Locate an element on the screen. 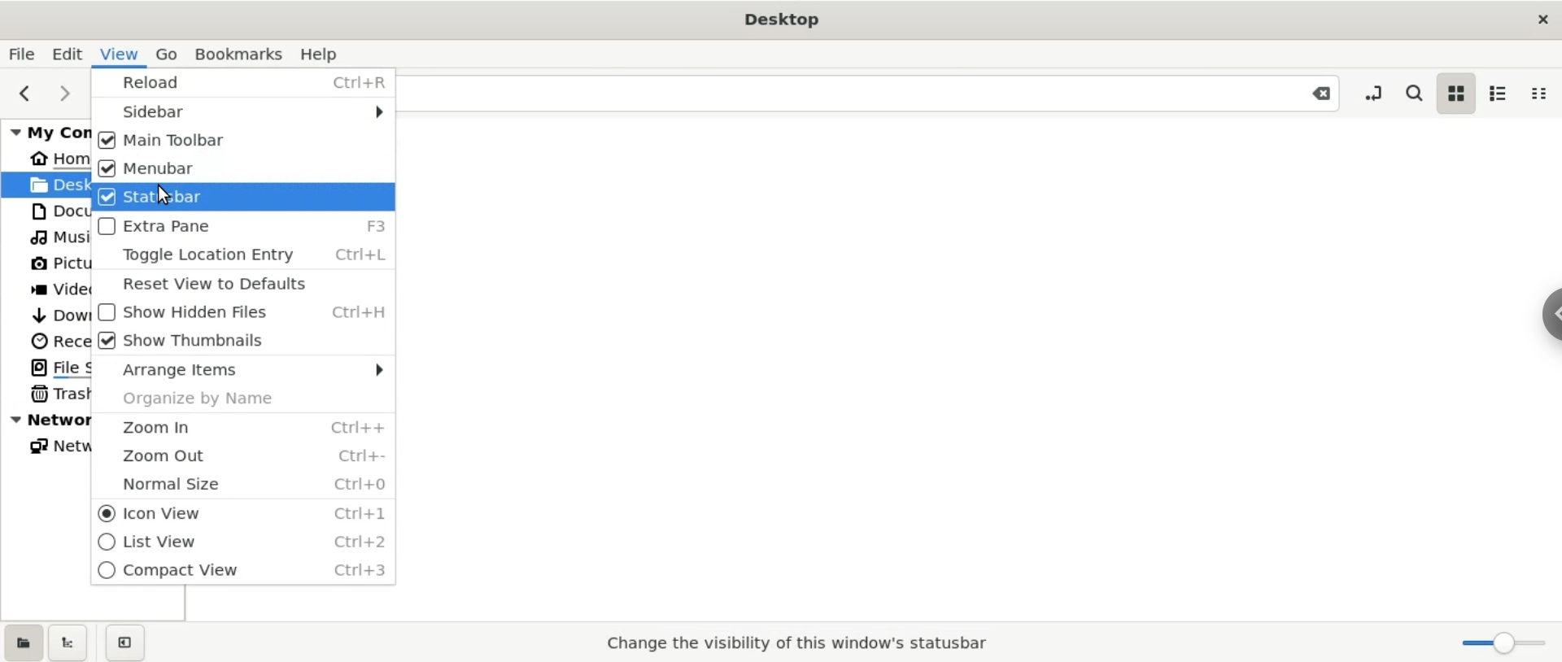  Edit is located at coordinates (64, 53).